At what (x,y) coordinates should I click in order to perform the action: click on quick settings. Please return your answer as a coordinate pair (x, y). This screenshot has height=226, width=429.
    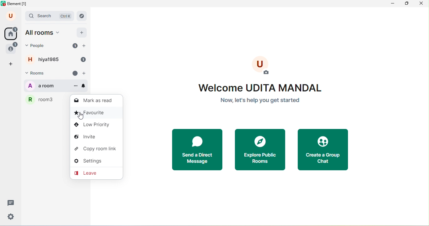
    Looking at the image, I should click on (11, 217).